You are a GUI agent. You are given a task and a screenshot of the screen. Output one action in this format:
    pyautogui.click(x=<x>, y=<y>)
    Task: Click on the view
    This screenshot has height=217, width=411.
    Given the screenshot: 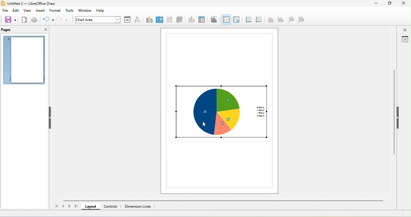 What is the action you would take?
    pyautogui.click(x=27, y=11)
    